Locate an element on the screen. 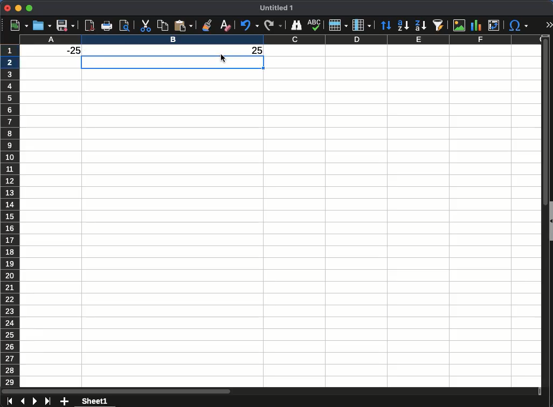 The height and width of the screenshot is (407, 553). clear formatting is located at coordinates (224, 24).